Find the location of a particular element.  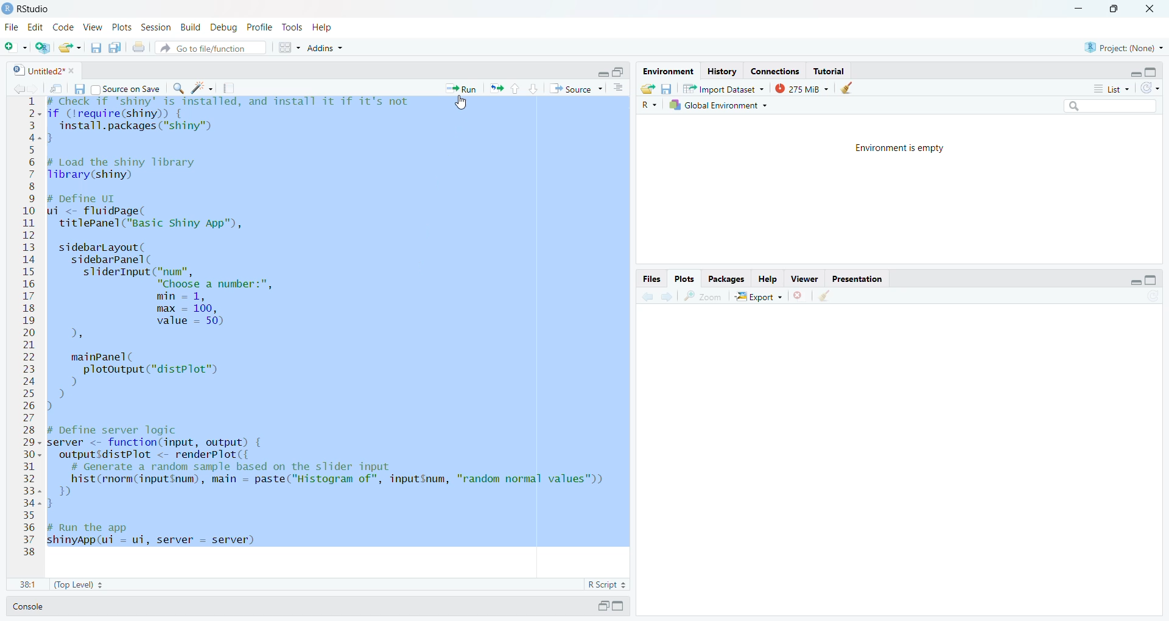

RStudio is located at coordinates (34, 10).